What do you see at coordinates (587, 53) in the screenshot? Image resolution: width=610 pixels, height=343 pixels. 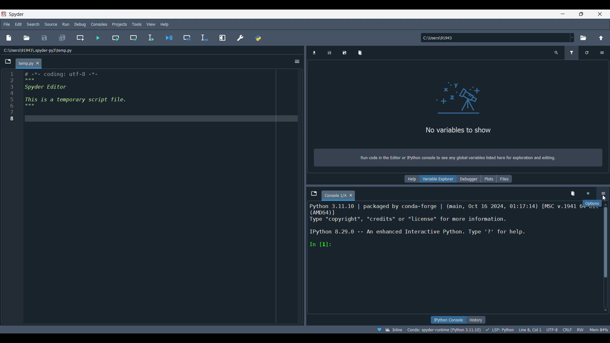 I see `Refresh variables` at bounding box center [587, 53].